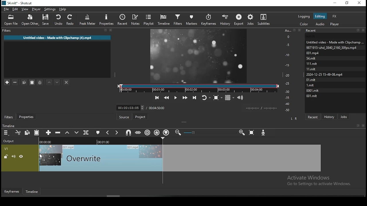 The width and height of the screenshot is (367, 206). What do you see at coordinates (198, 88) in the screenshot?
I see `playback progress bar` at bounding box center [198, 88].